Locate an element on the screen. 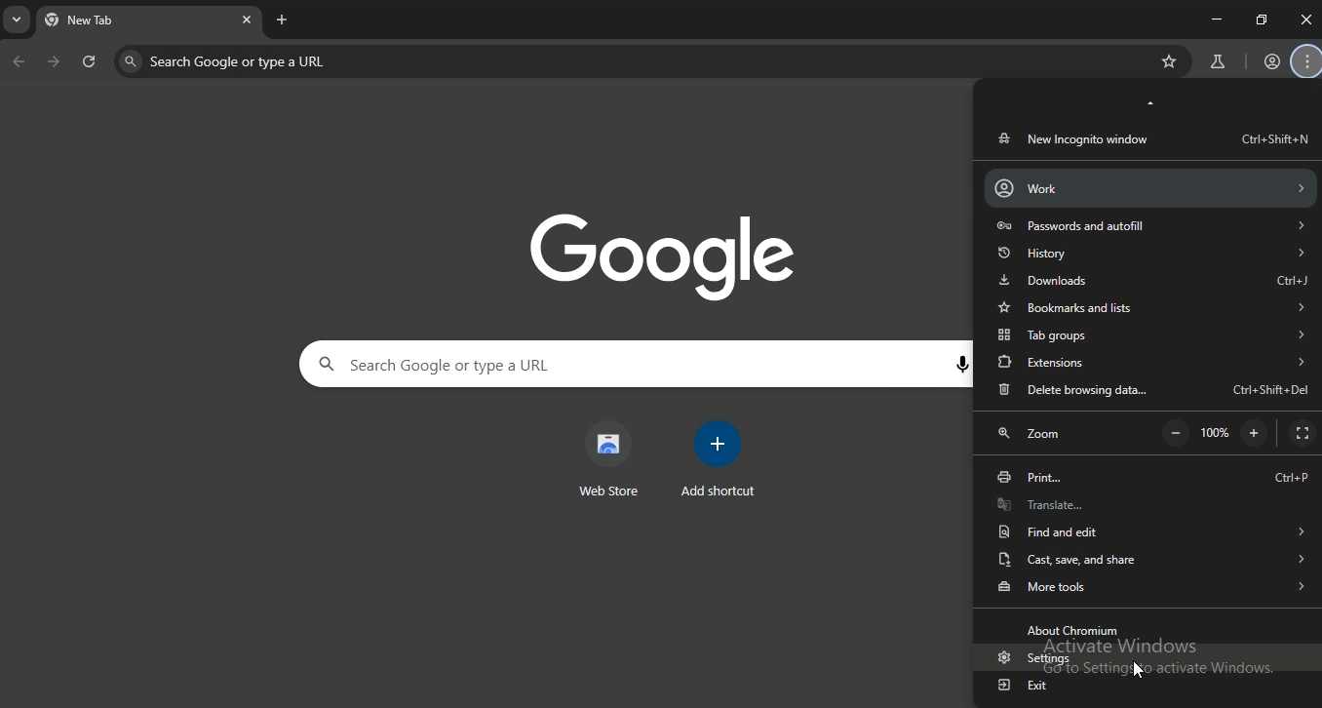 The width and height of the screenshot is (1322, 708). translate is located at coordinates (1147, 503).